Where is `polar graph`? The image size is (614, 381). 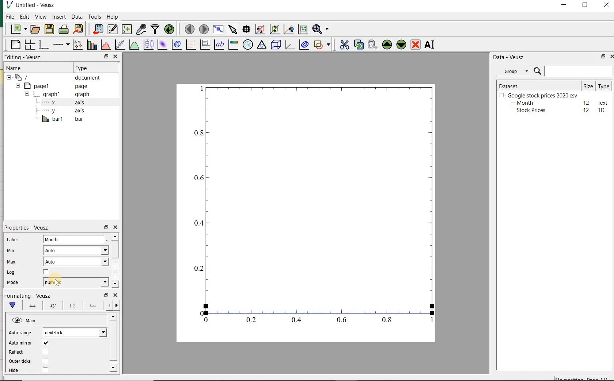
polar graph is located at coordinates (247, 44).